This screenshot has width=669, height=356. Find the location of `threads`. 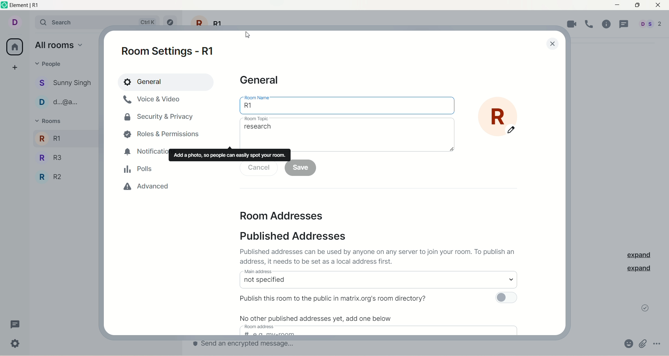

threads is located at coordinates (625, 24).